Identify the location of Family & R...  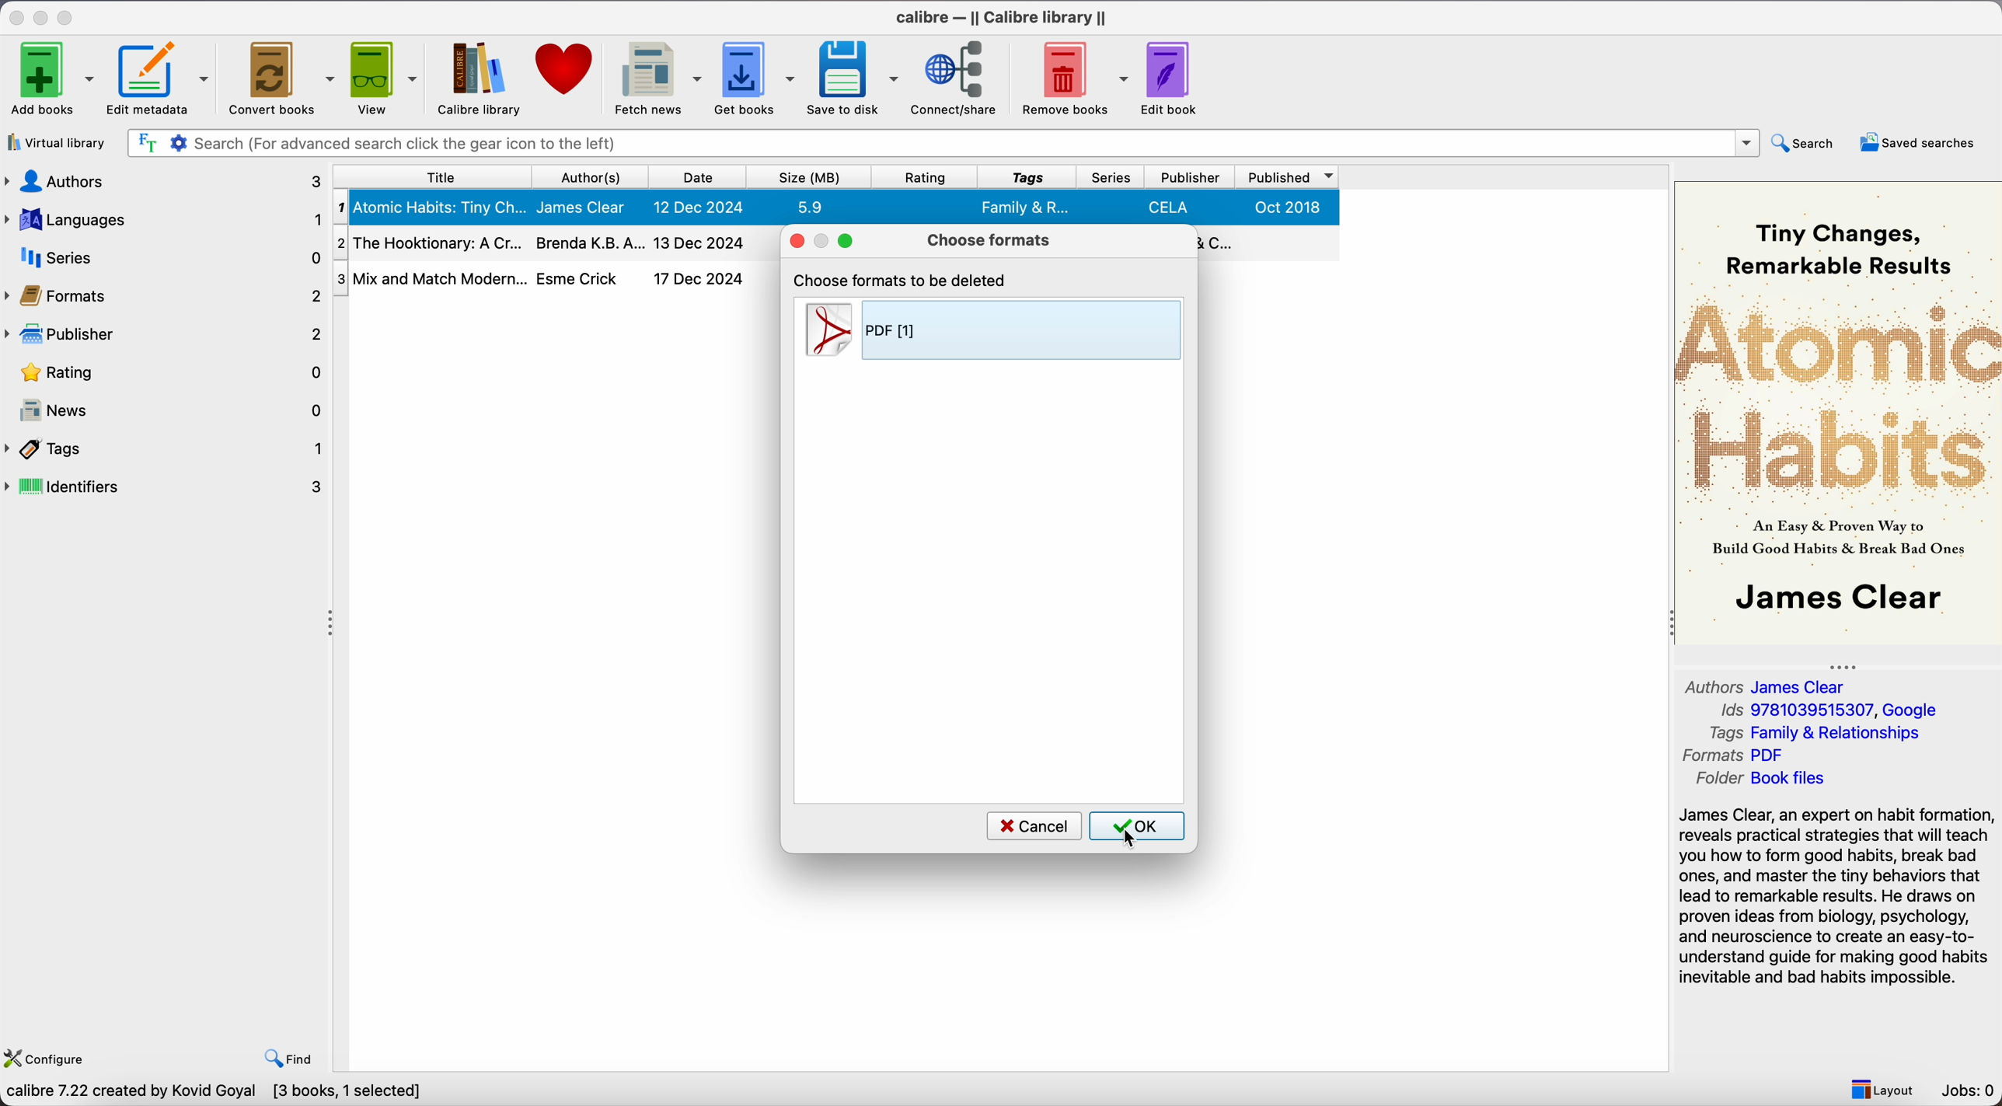
(1023, 207).